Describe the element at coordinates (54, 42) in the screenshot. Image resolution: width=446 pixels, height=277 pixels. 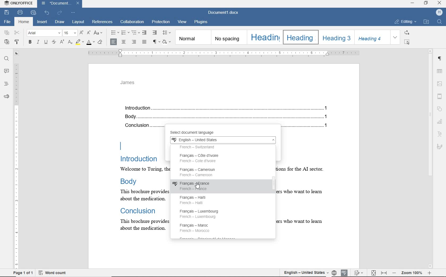
I see `strikethrough` at that location.